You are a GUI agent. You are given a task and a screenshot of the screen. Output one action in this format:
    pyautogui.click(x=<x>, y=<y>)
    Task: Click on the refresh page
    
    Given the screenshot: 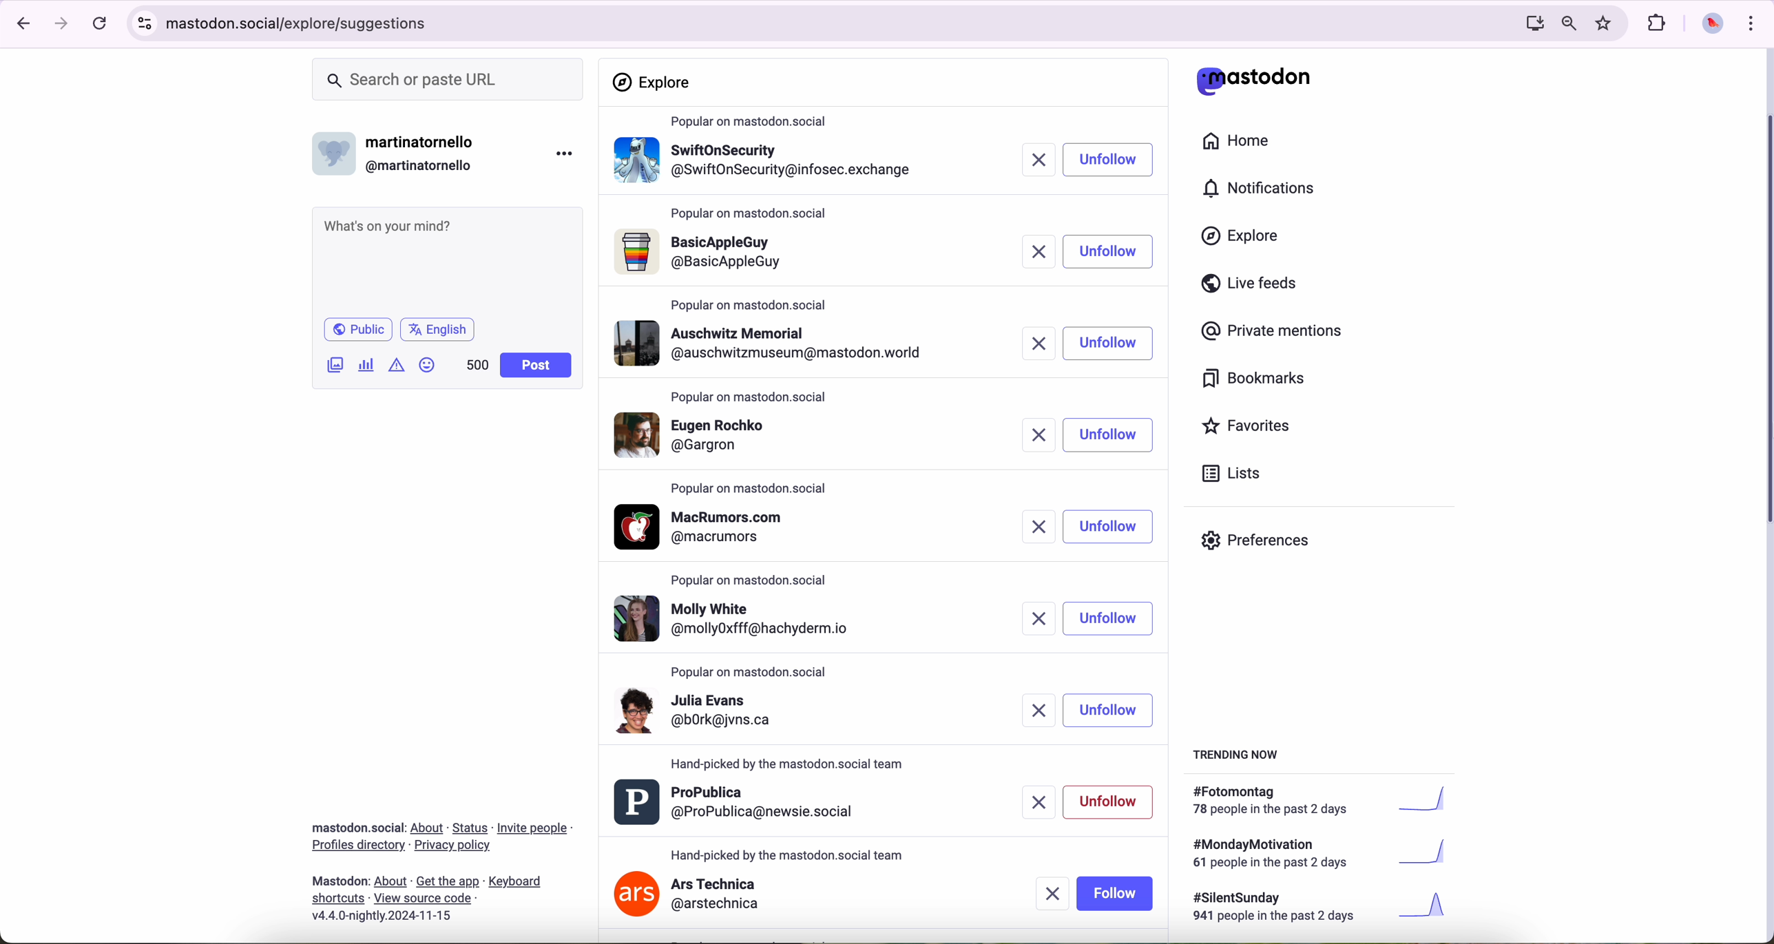 What is the action you would take?
    pyautogui.click(x=101, y=24)
    